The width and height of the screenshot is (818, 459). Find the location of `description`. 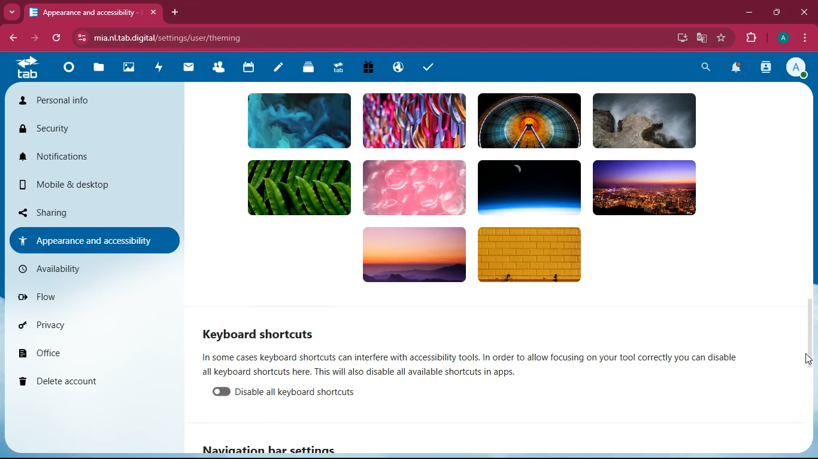

description is located at coordinates (485, 364).